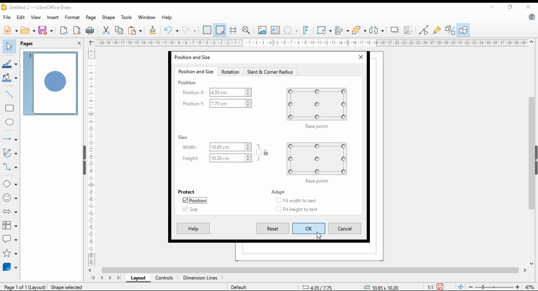 Image resolution: width=538 pixels, height=291 pixels. I want to click on first page, so click(94, 278).